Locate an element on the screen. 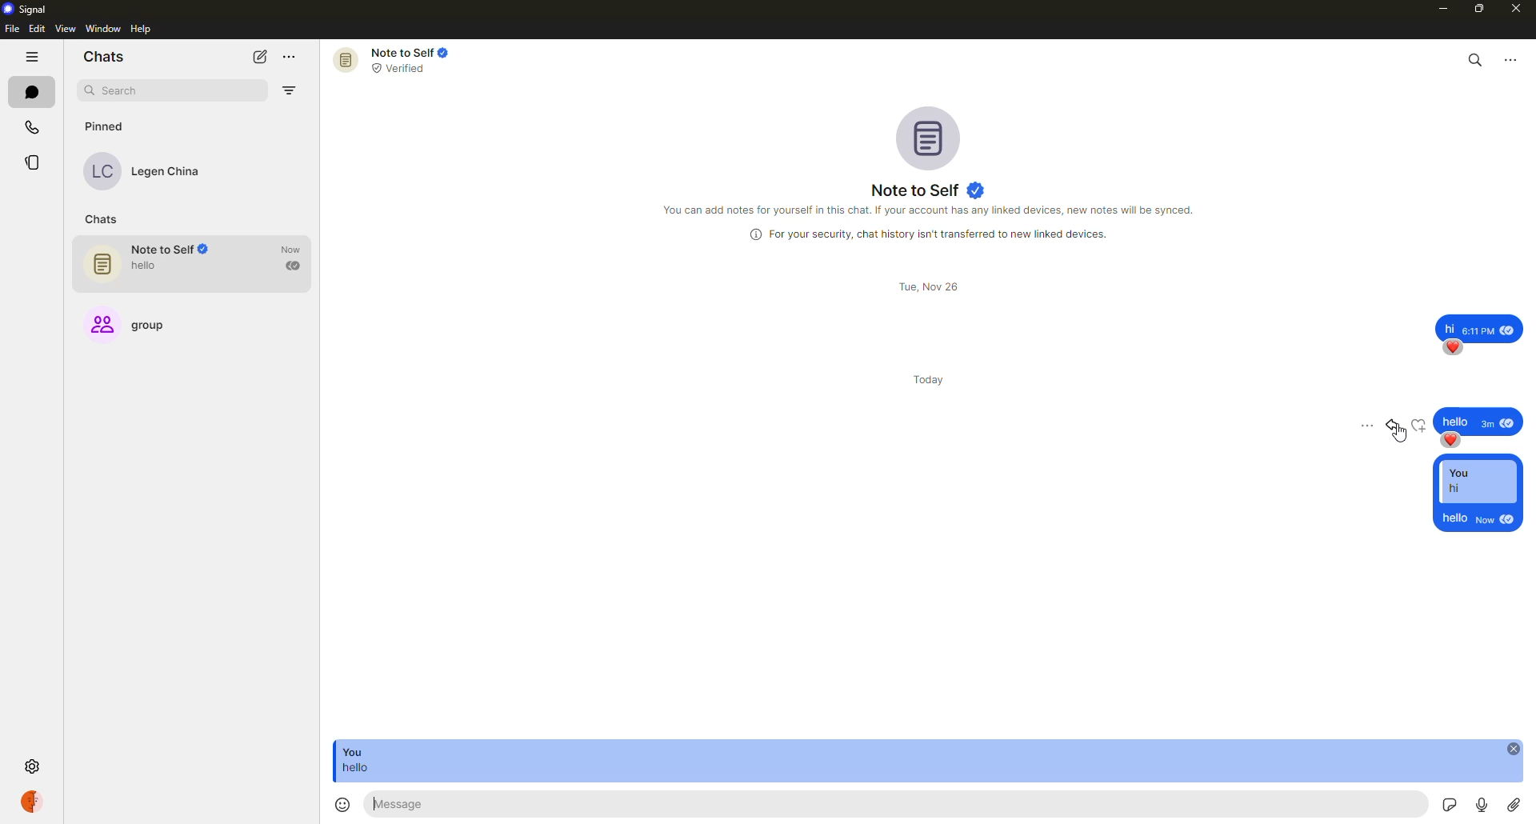 This screenshot has width=1536, height=824. group is located at coordinates (142, 326).